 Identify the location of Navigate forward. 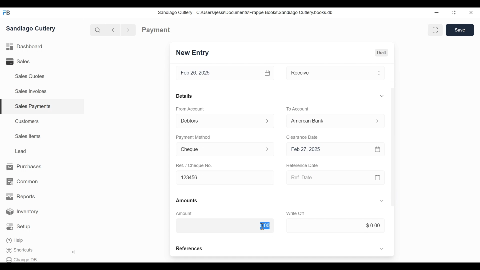
(128, 29).